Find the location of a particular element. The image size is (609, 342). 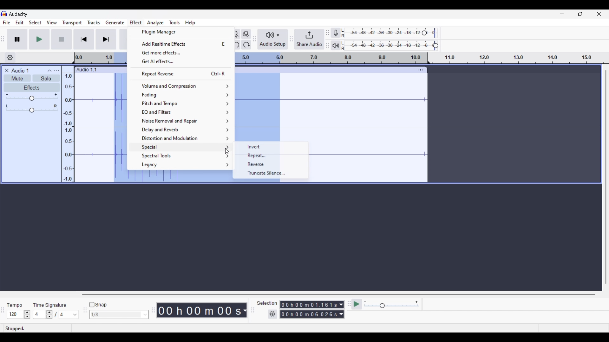

Delay and reverb options is located at coordinates (181, 130).